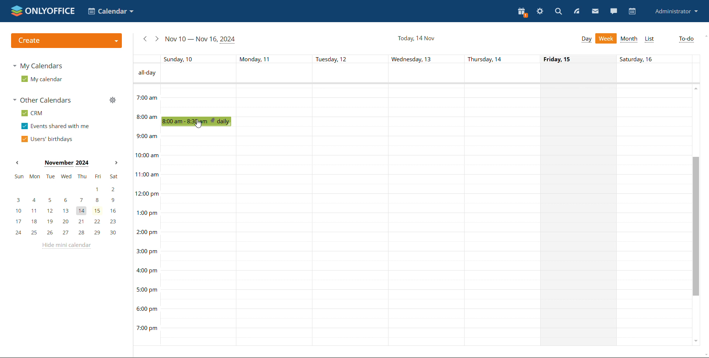  Describe the element at coordinates (613, 11) in the screenshot. I see `chat` at that location.